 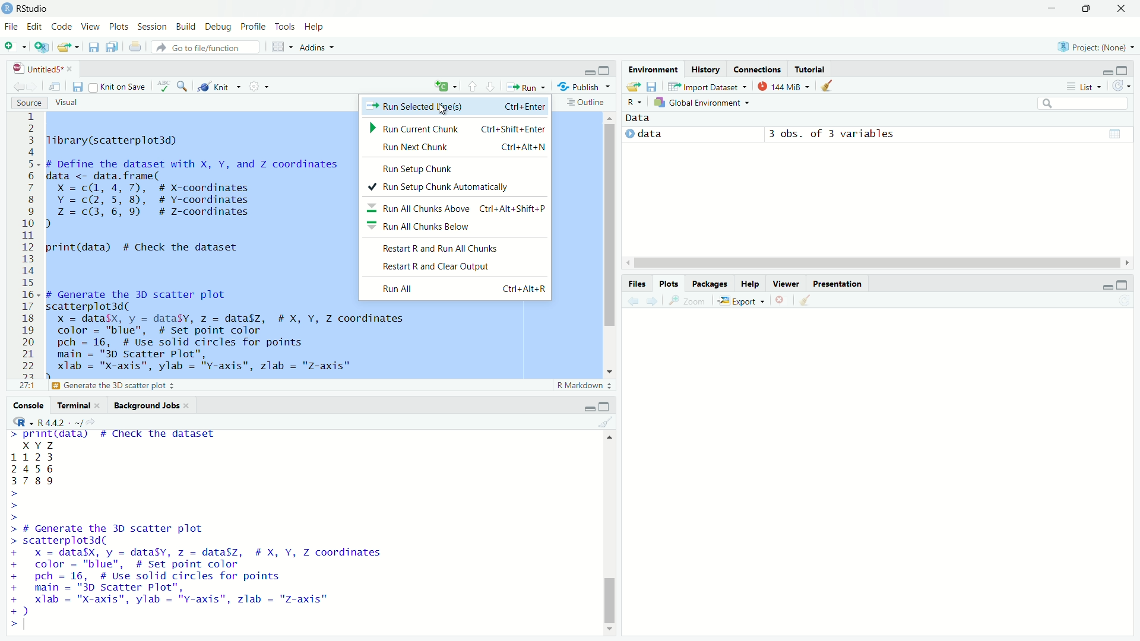 I want to click on move left, so click(x=629, y=262).